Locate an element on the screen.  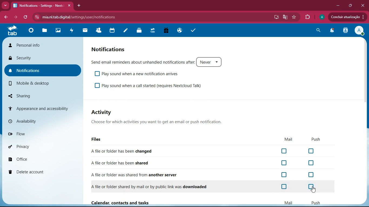
mobile & desktop is located at coordinates (33, 83).